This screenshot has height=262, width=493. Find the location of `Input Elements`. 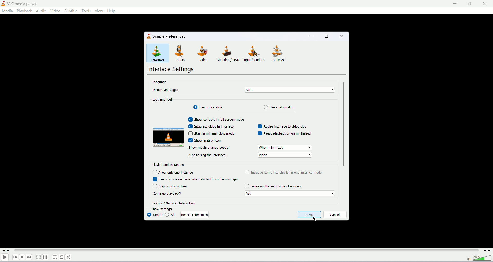

Input Elements is located at coordinates (191, 134).